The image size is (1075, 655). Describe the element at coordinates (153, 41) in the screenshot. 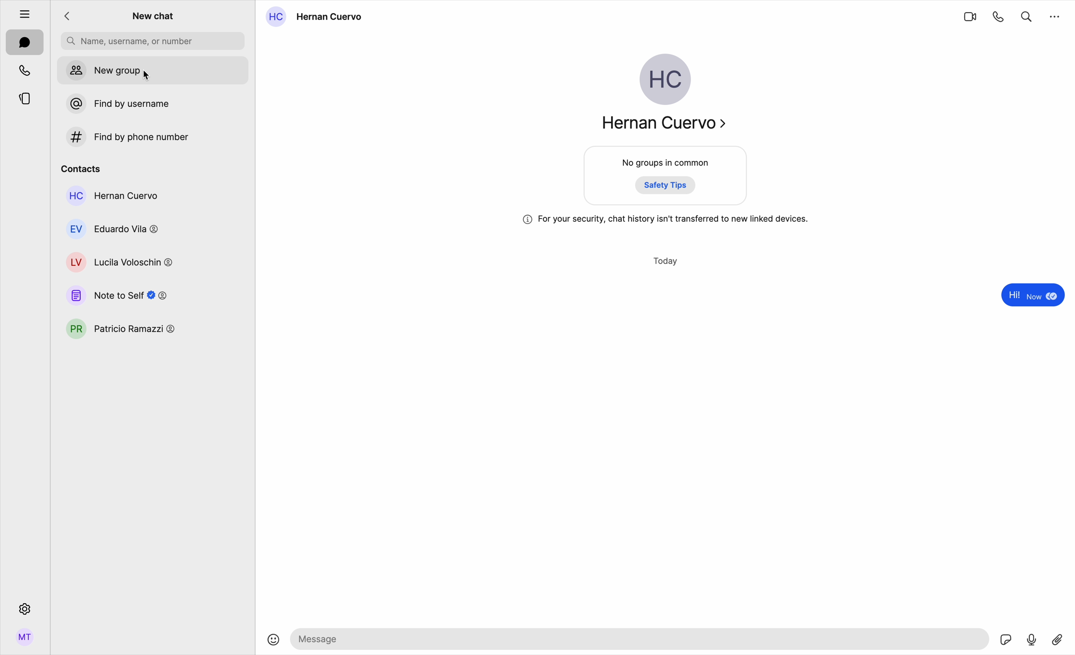

I see `search bar` at that location.